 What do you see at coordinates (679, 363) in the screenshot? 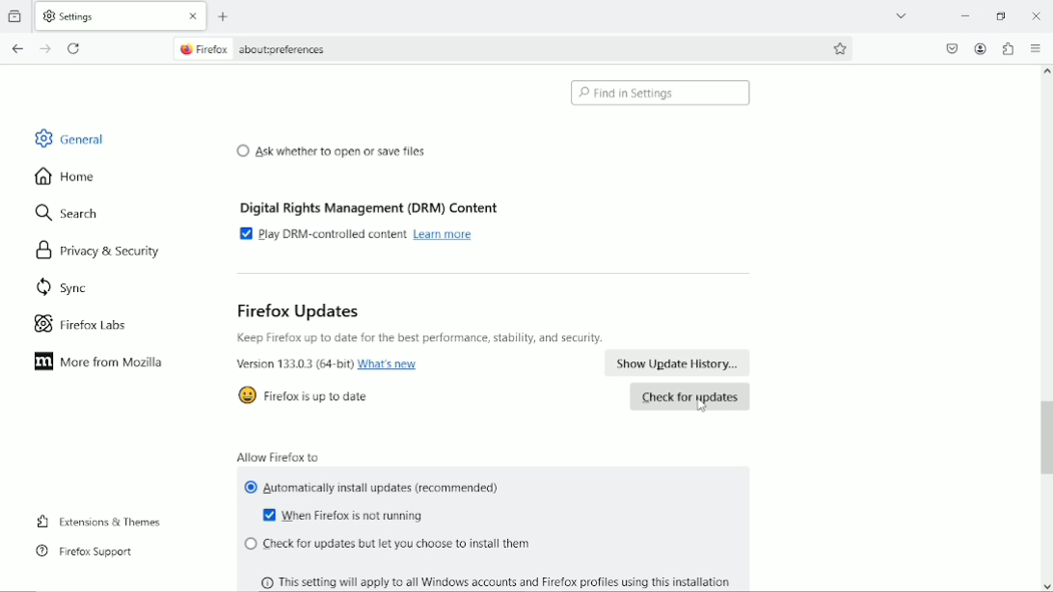
I see `show update history` at bounding box center [679, 363].